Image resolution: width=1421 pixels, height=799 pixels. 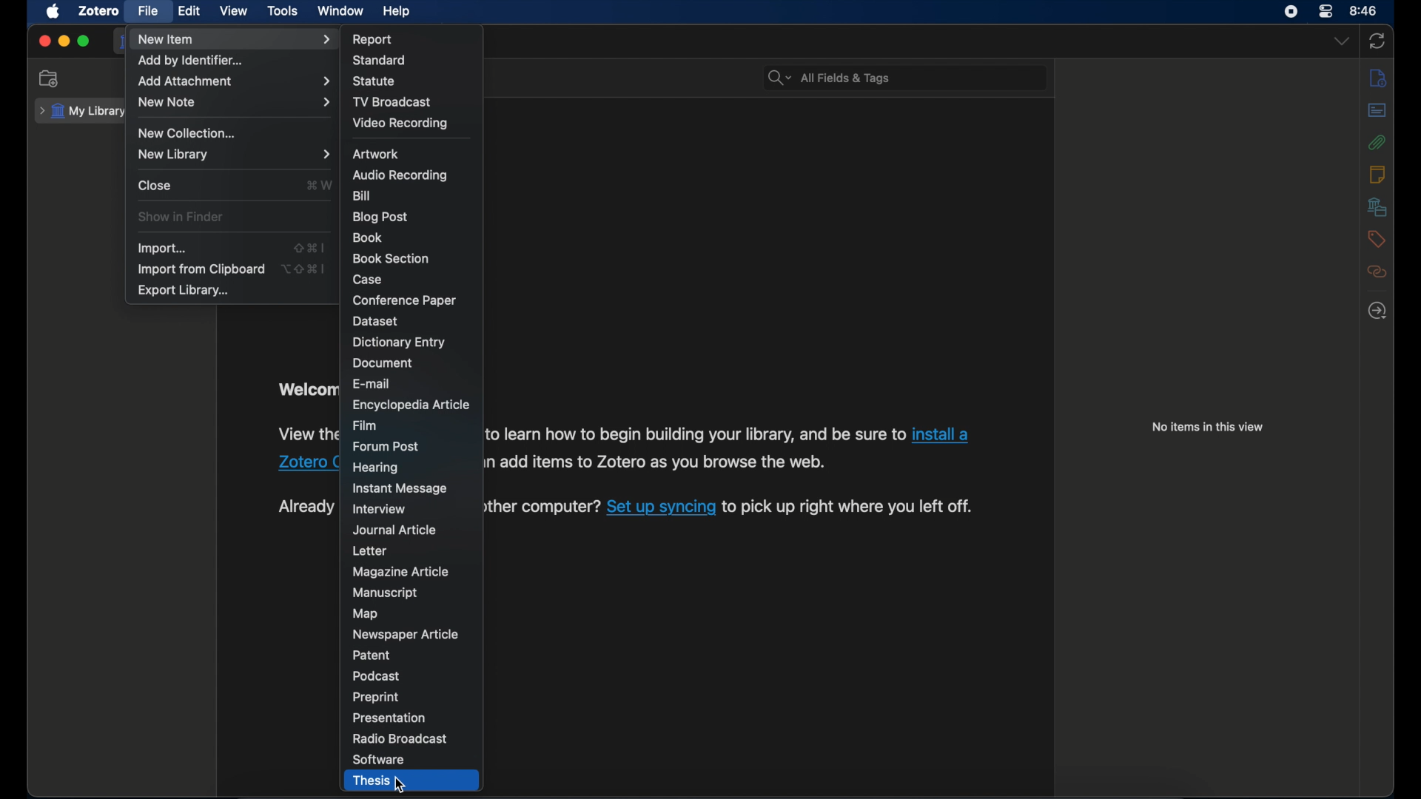 What do you see at coordinates (195, 61) in the screenshot?
I see `add by identifier` at bounding box center [195, 61].